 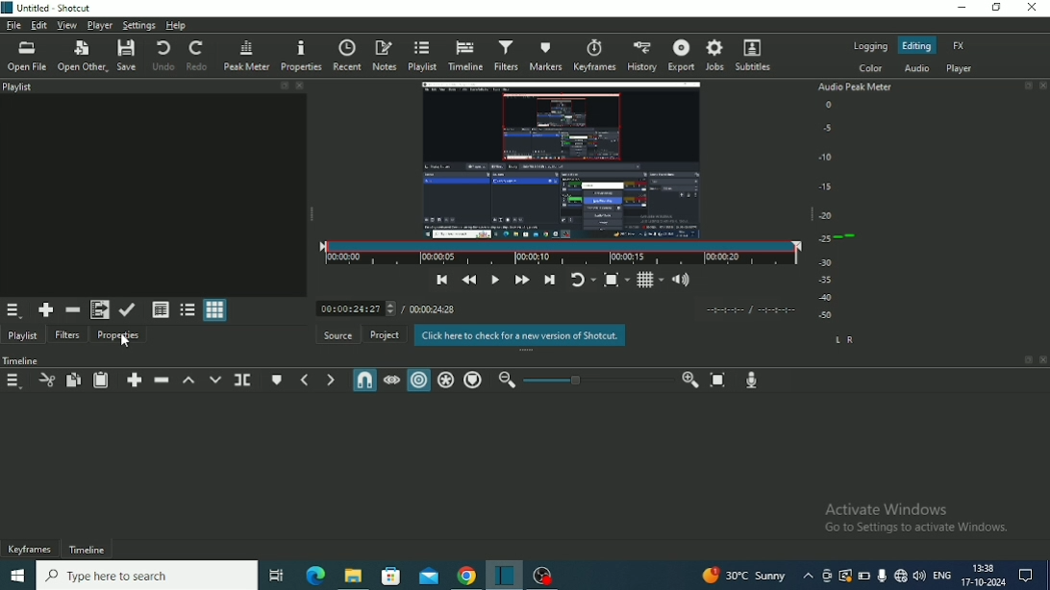 What do you see at coordinates (277, 381) in the screenshot?
I see `Create/Edit marker` at bounding box center [277, 381].